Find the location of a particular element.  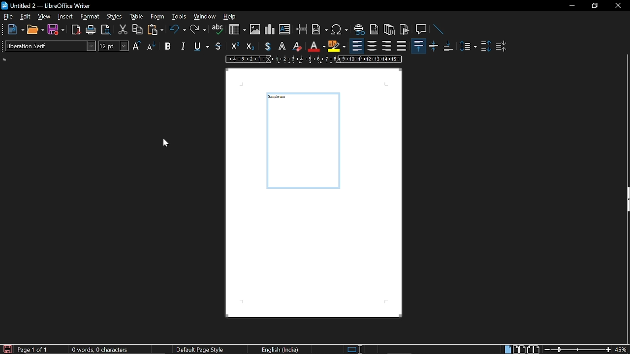

table is located at coordinates (136, 17).